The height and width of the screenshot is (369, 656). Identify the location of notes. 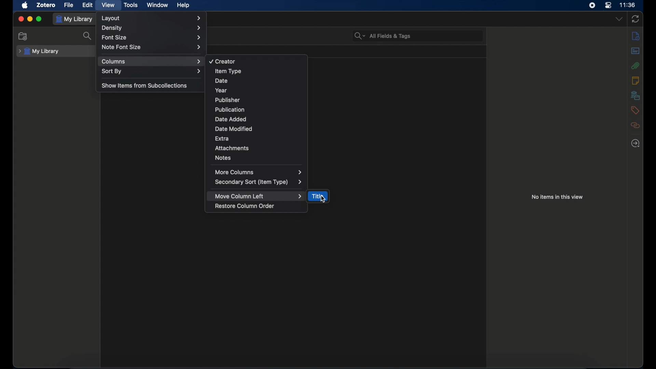
(224, 158).